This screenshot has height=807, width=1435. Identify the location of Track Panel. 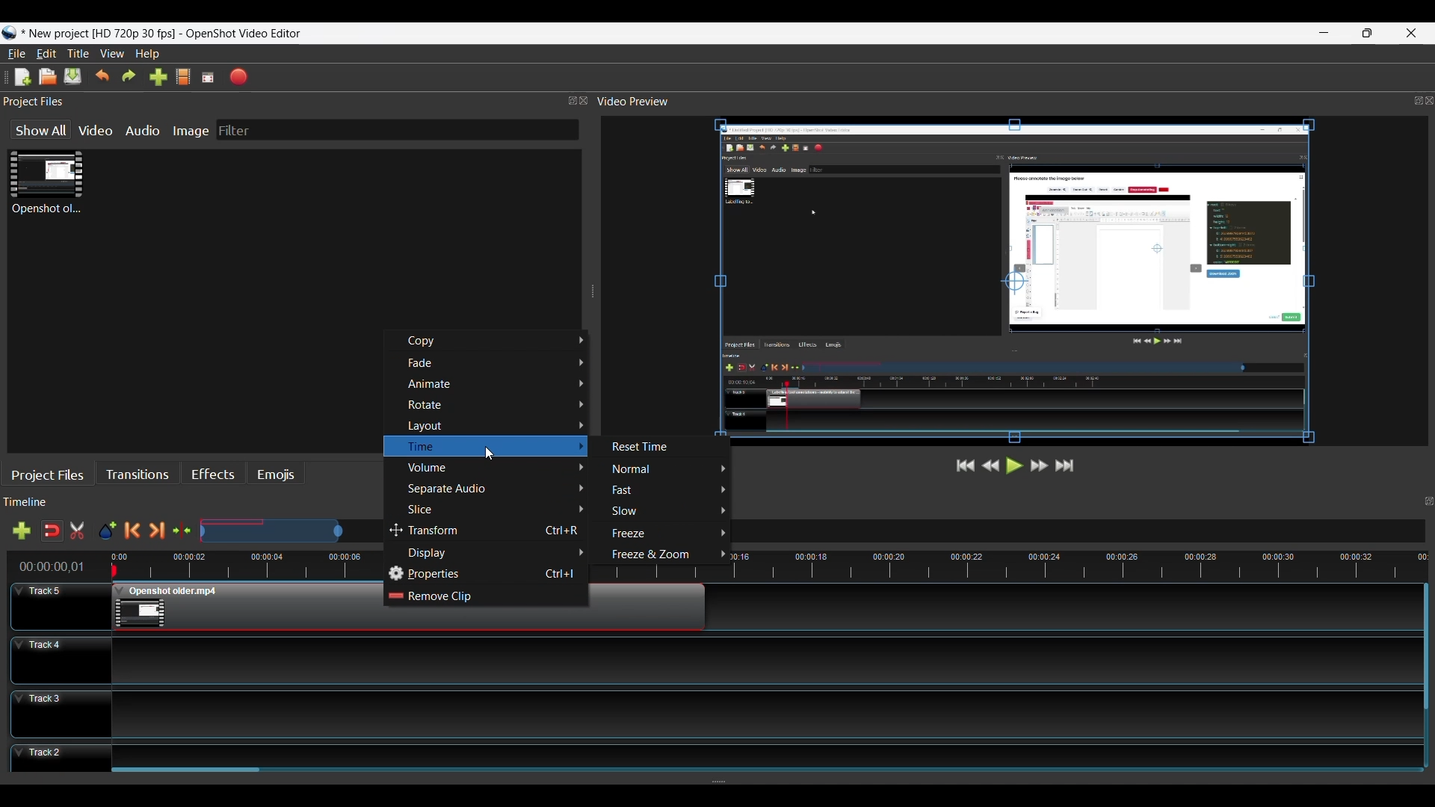
(764, 660).